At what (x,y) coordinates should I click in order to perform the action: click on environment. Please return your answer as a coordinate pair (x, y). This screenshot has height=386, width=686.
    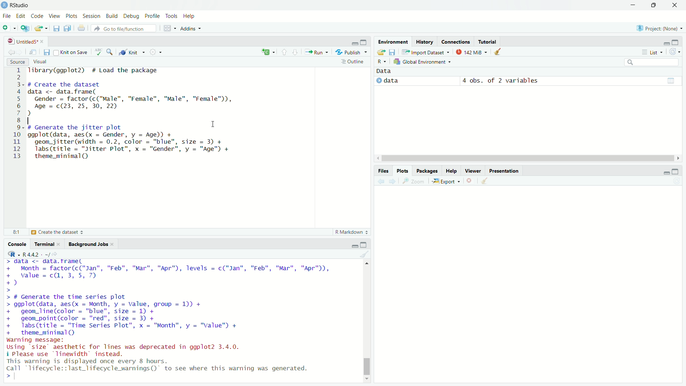
    Looking at the image, I should click on (393, 41).